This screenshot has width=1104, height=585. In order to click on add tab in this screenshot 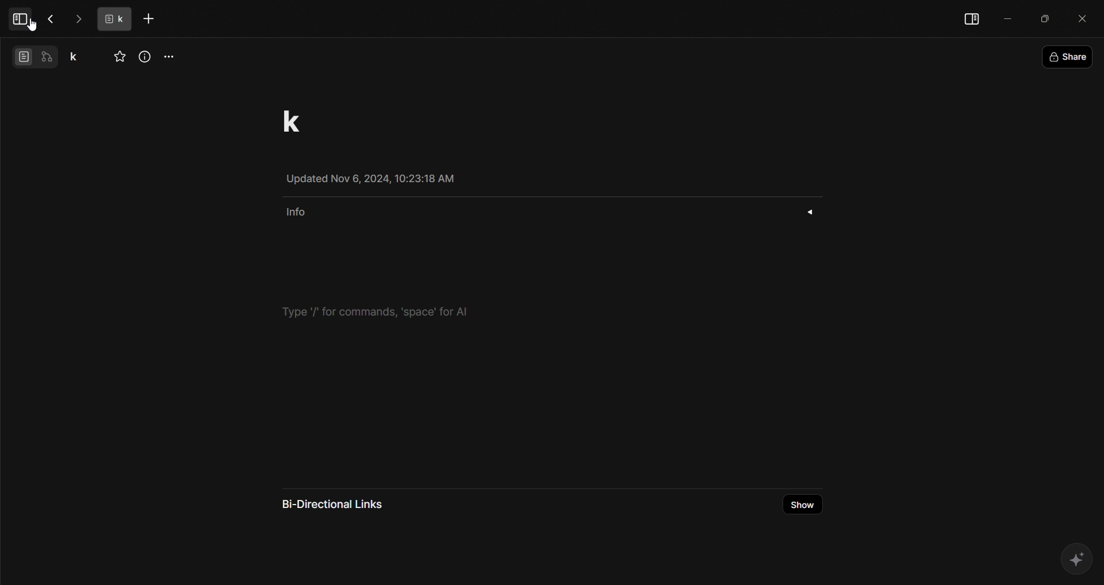, I will do `click(151, 19)`.